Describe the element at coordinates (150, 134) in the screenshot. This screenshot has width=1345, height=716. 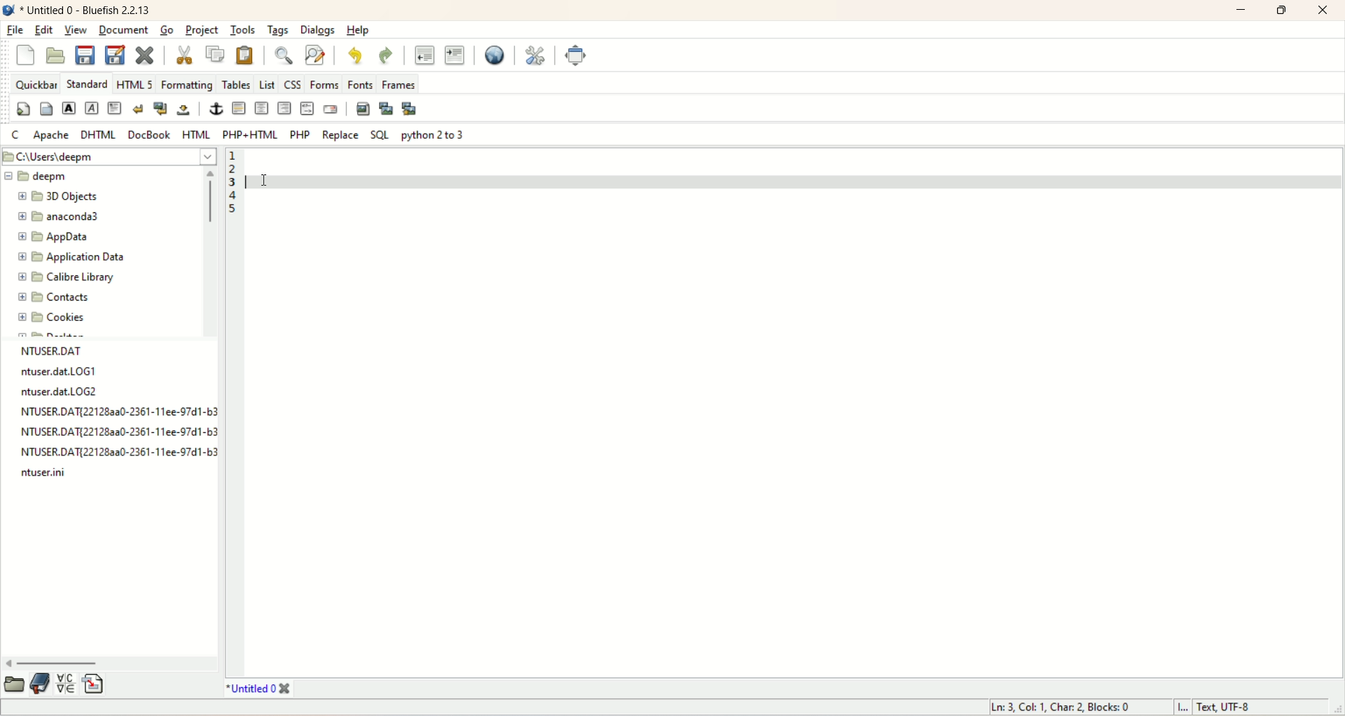
I see `DOCBOOK` at that location.